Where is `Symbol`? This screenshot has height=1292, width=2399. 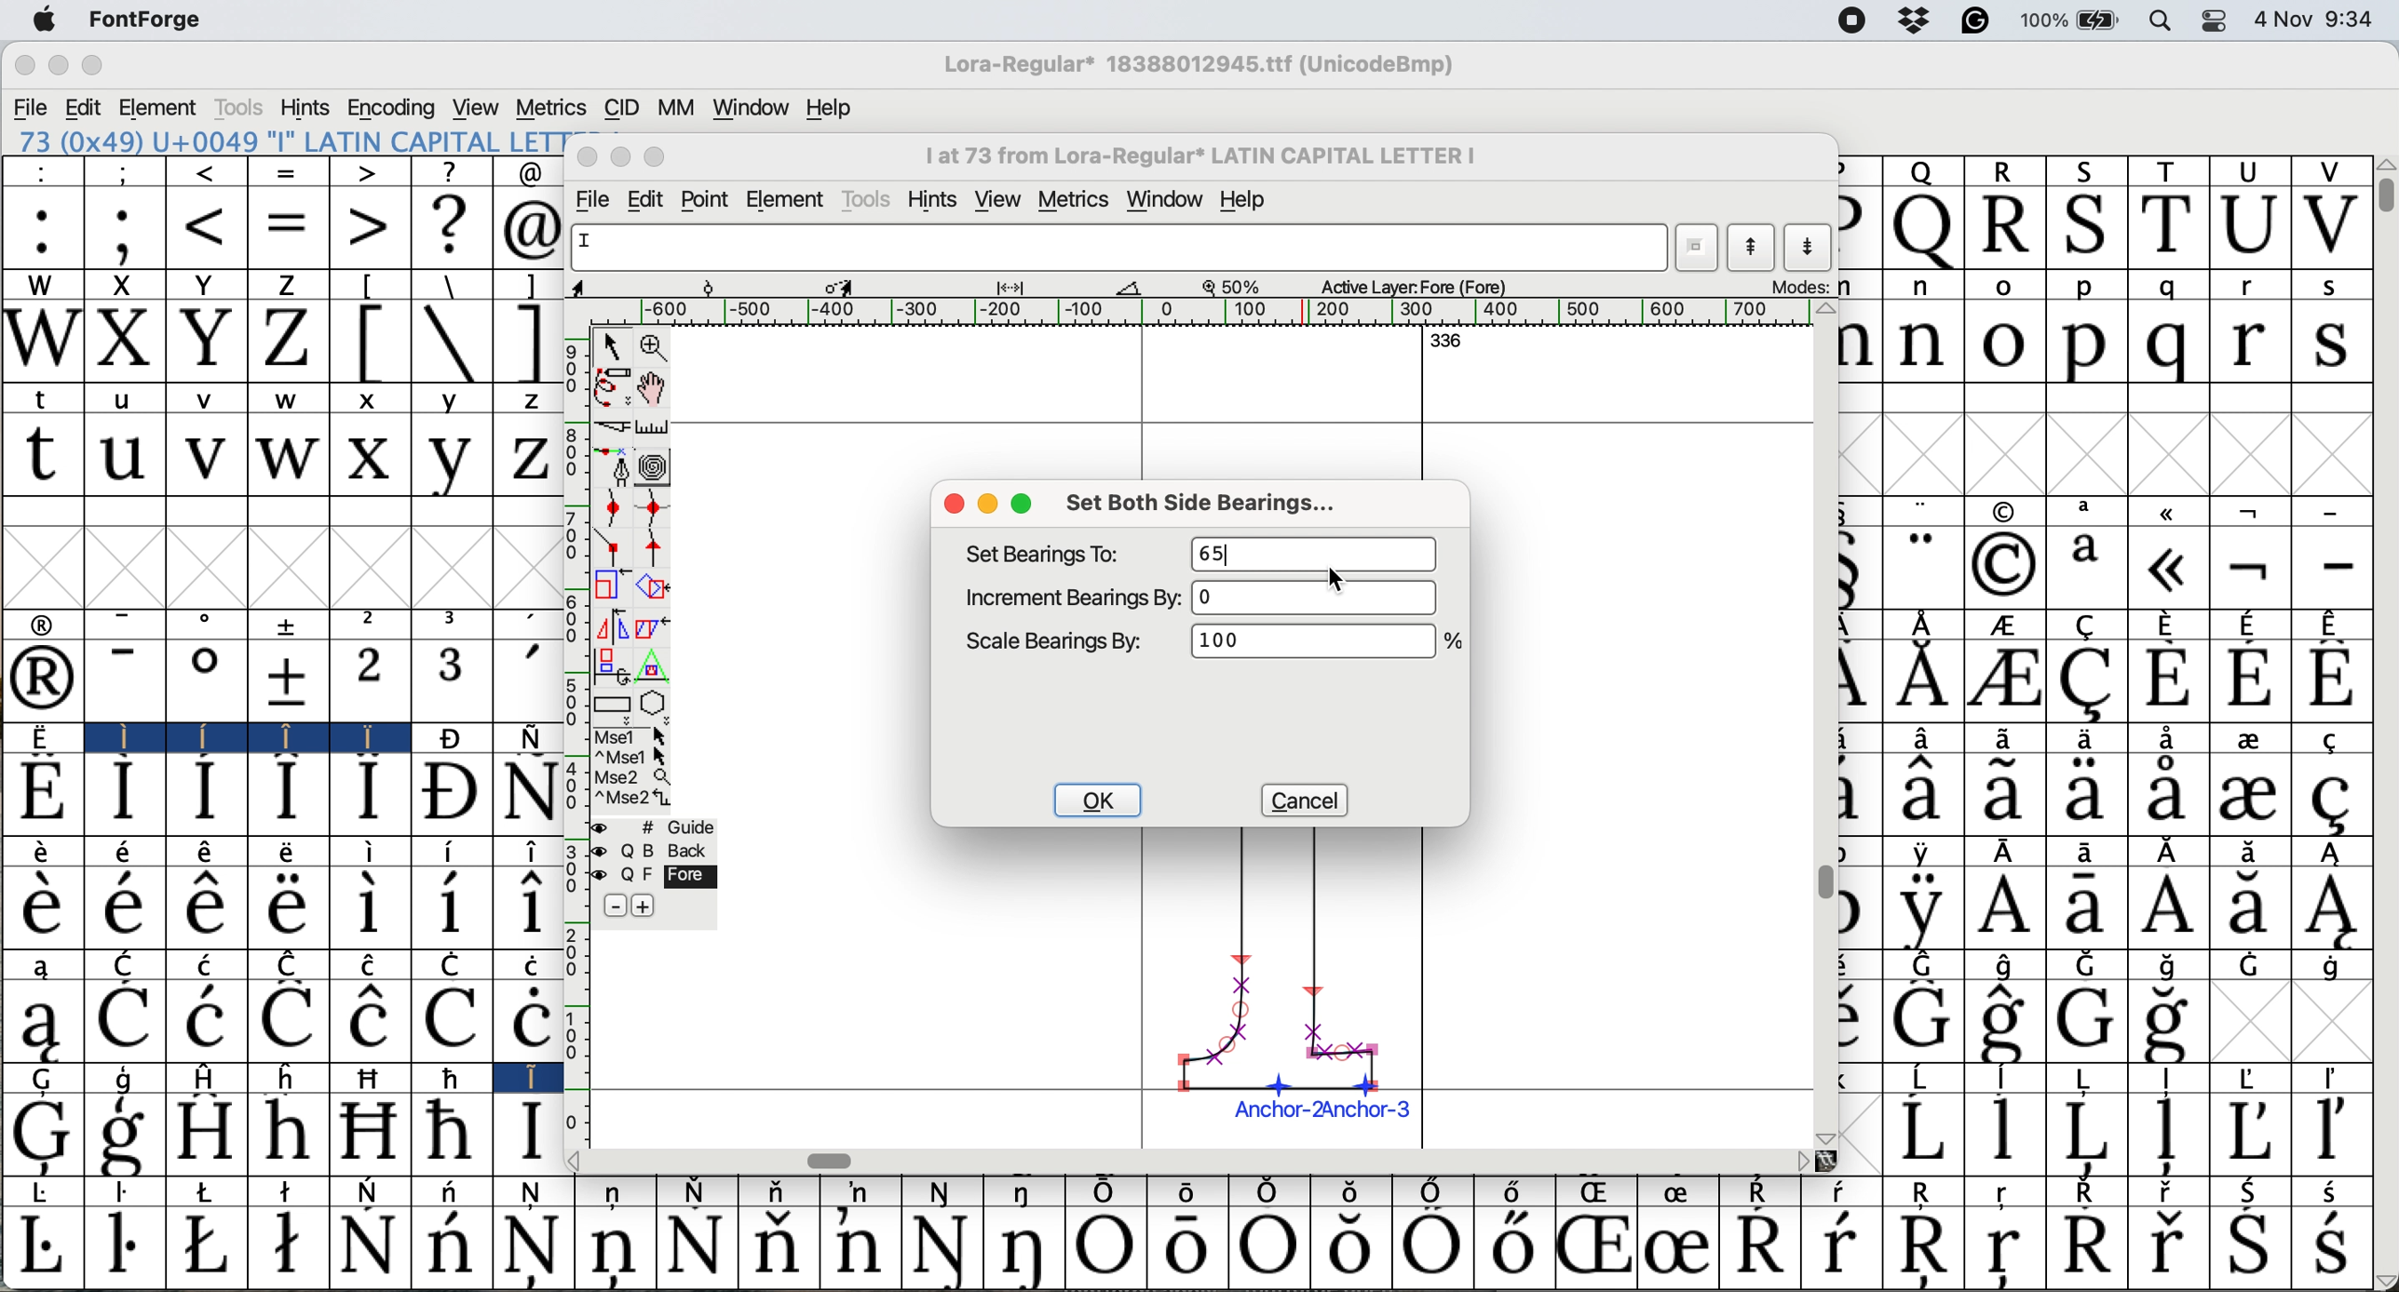 Symbol is located at coordinates (1593, 1248).